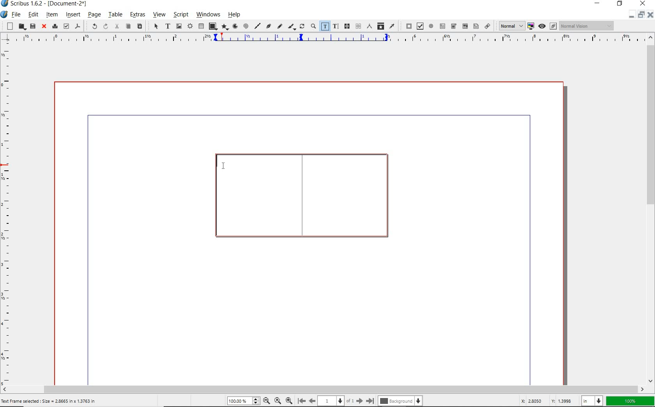 The width and height of the screenshot is (655, 407). What do you see at coordinates (328, 39) in the screenshot?
I see `ruler` at bounding box center [328, 39].